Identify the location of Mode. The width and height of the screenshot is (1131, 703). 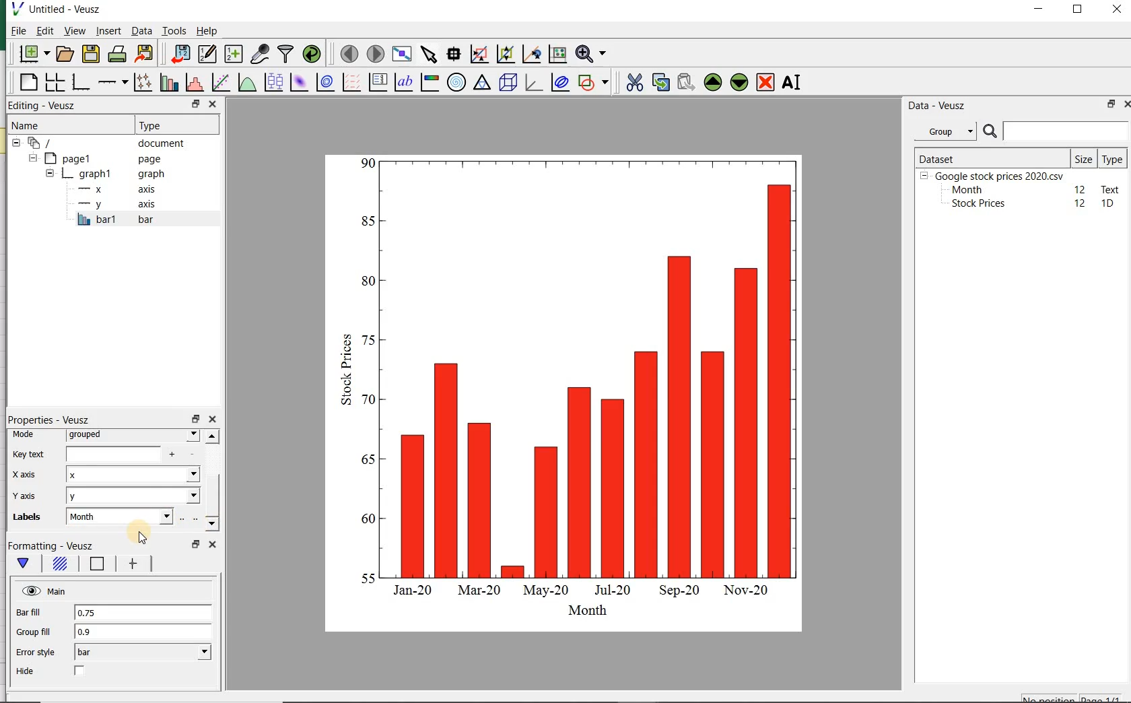
(26, 436).